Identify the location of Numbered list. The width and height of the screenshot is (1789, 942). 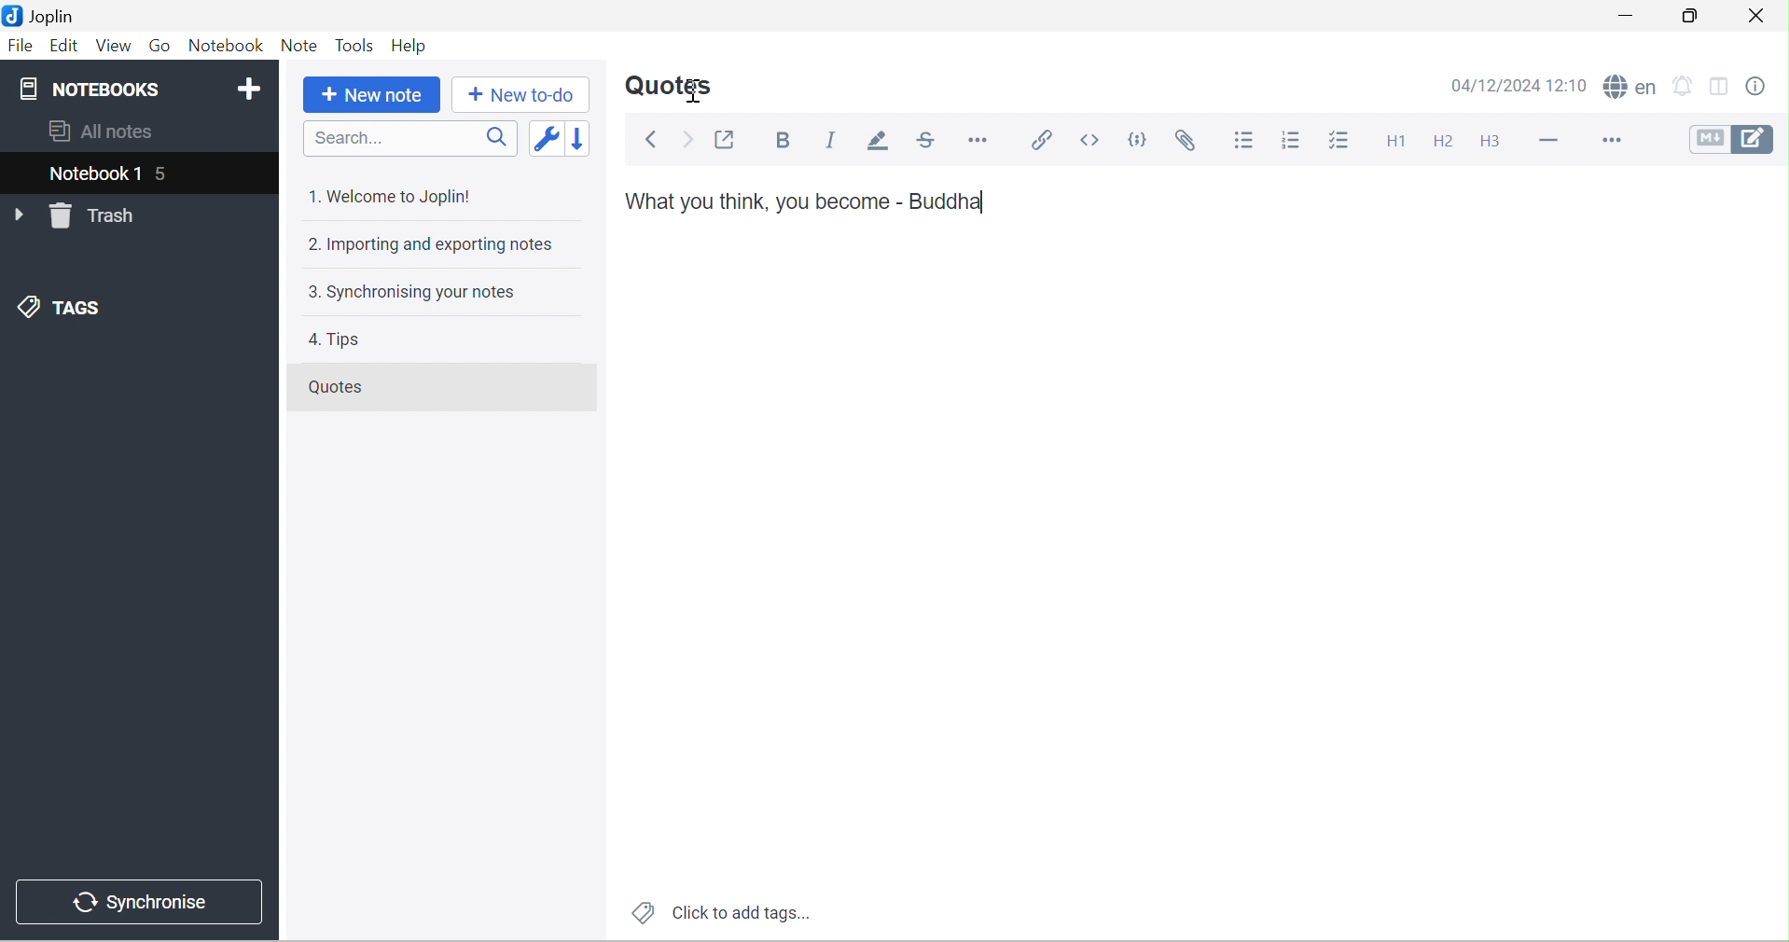
(1290, 142).